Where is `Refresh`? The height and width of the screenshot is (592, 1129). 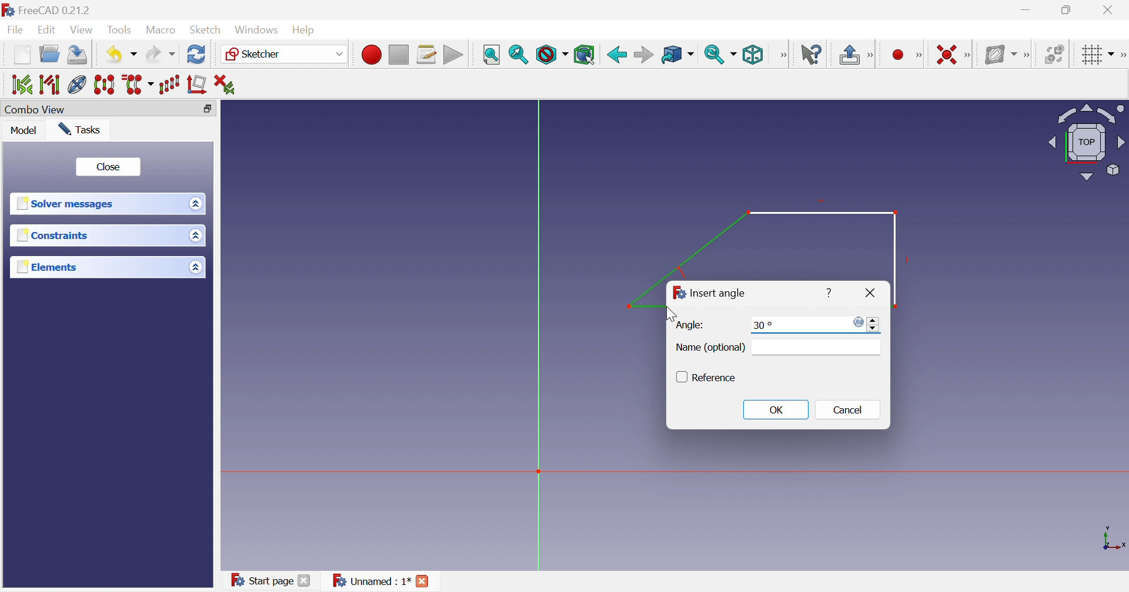 Refresh is located at coordinates (196, 56).